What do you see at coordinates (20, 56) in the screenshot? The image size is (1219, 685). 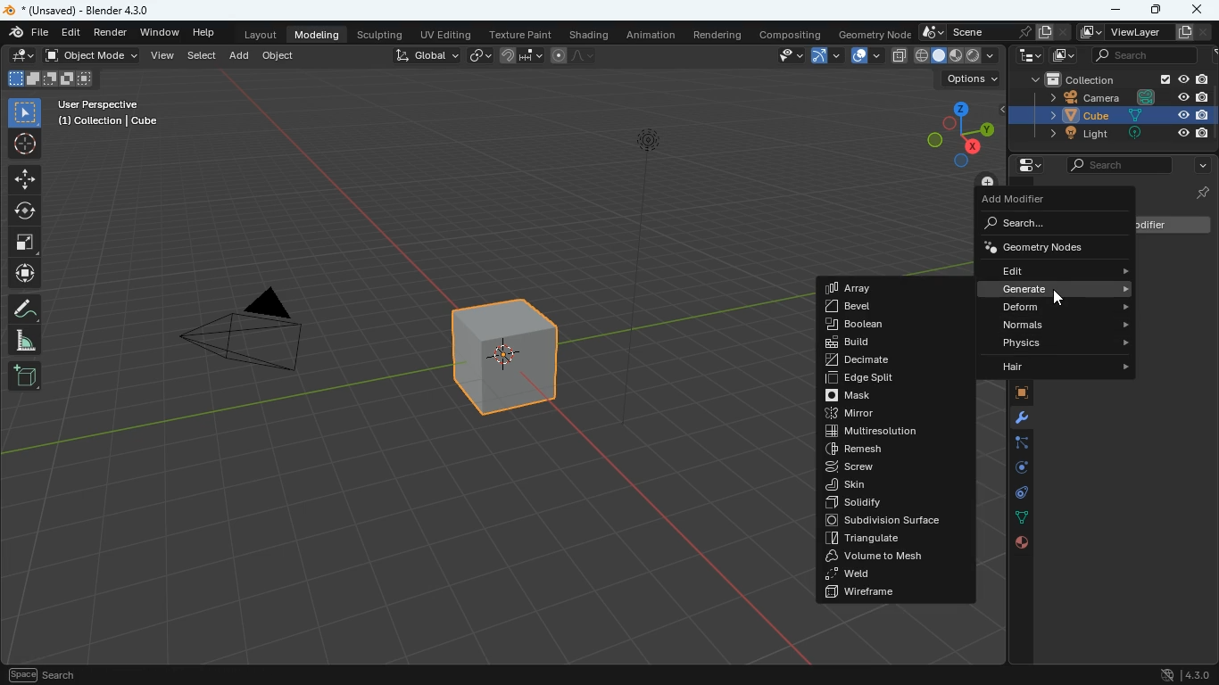 I see `edit` at bounding box center [20, 56].